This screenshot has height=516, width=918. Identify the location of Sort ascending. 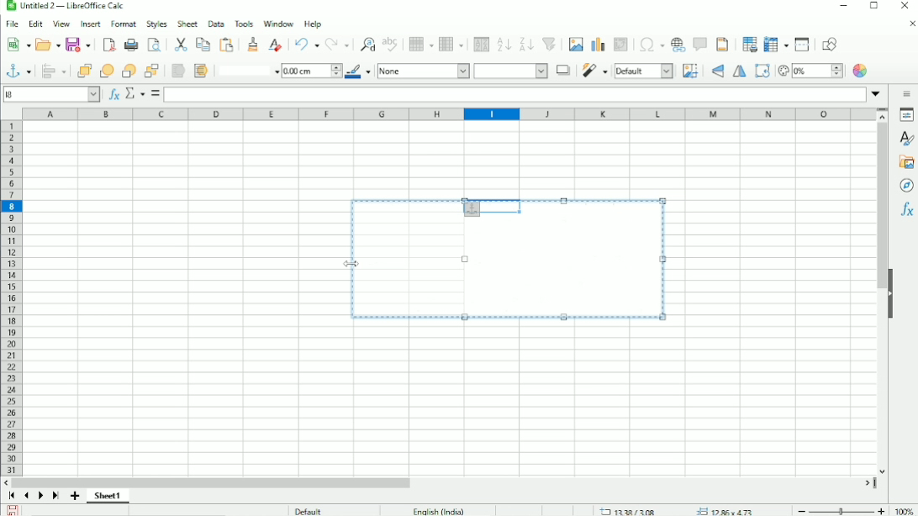
(504, 44).